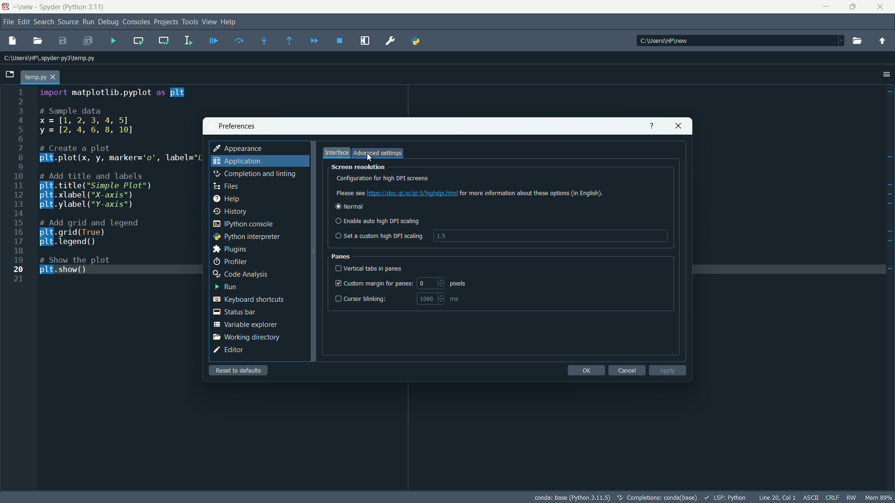 This screenshot has height=503, width=895. Describe the element at coordinates (87, 41) in the screenshot. I see `save all files` at that location.